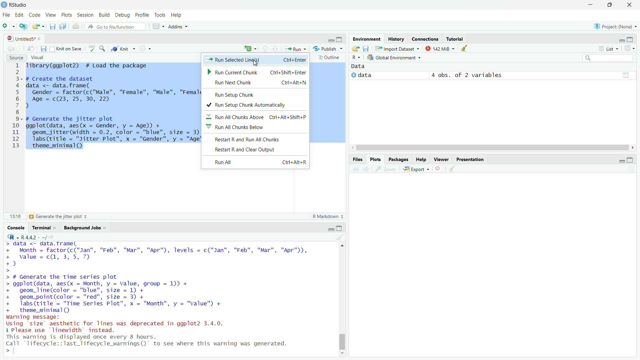 Image resolution: width=640 pixels, height=360 pixels. What do you see at coordinates (60, 217) in the screenshot?
I see `generate the jitter plot` at bounding box center [60, 217].